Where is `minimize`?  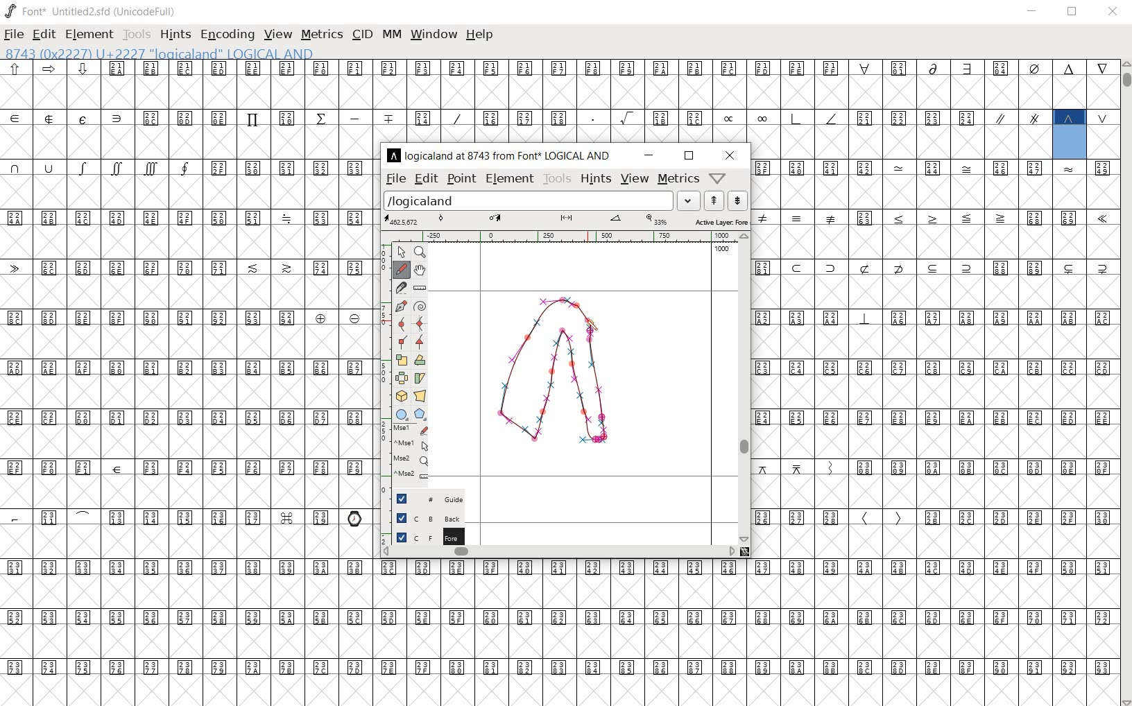 minimize is located at coordinates (651, 155).